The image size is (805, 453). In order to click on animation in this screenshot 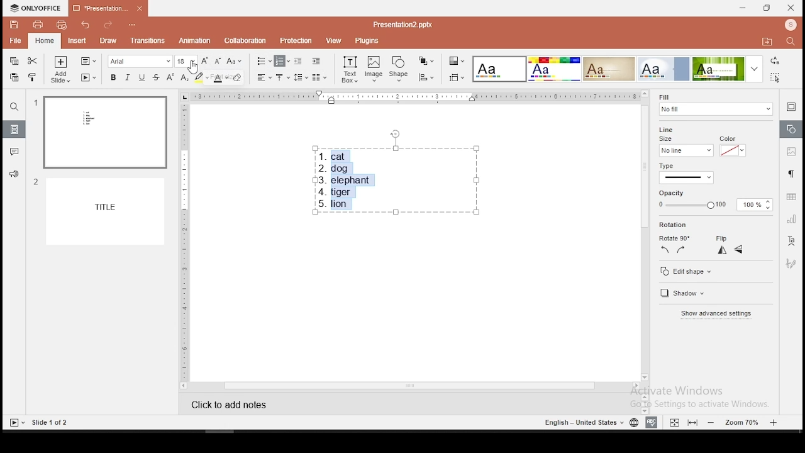, I will do `click(194, 40)`.